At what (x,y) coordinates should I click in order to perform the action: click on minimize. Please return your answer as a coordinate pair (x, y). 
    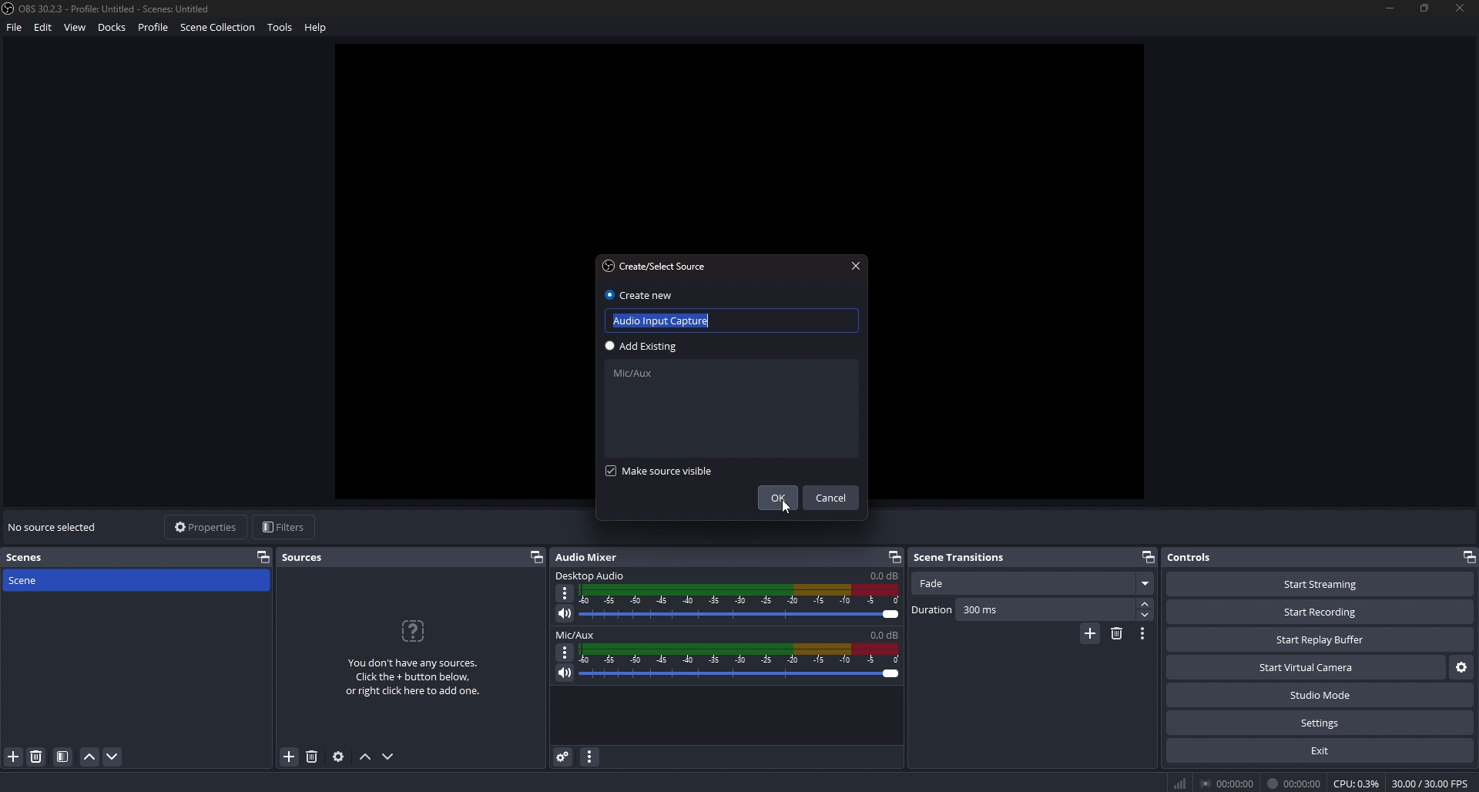
    Looking at the image, I should click on (1390, 8).